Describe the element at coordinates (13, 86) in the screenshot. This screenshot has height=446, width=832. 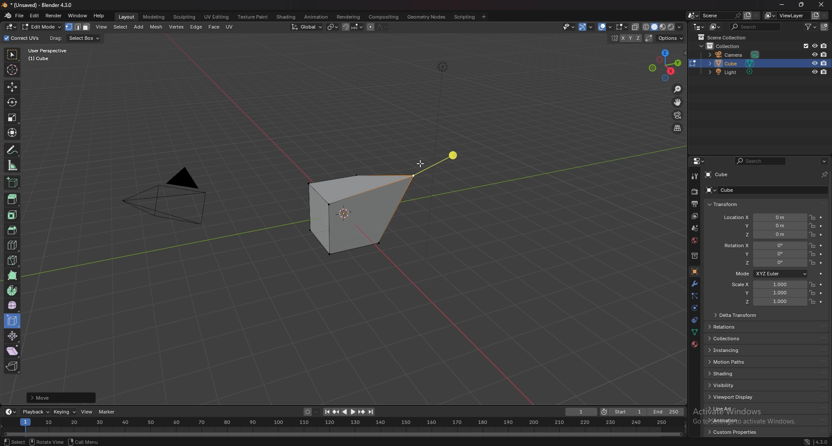
I see `move` at that location.